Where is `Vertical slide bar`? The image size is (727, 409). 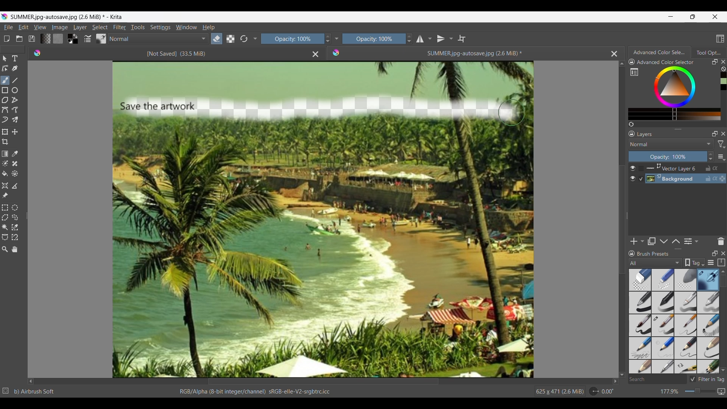 Vertical slide bar is located at coordinates (621, 220).